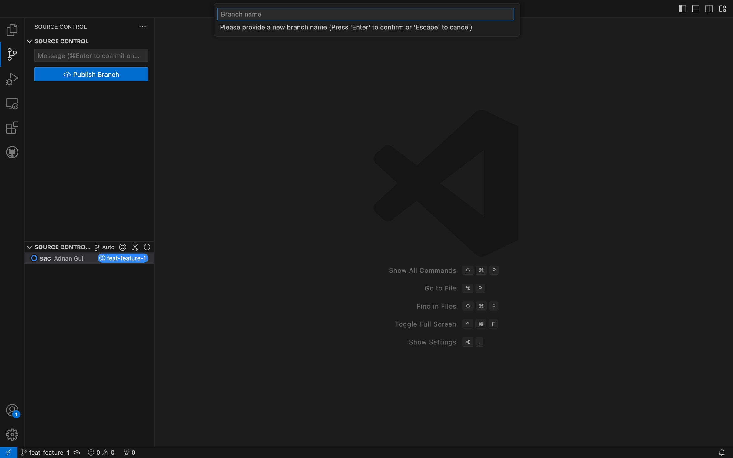 The image size is (733, 458). What do you see at coordinates (368, 29) in the screenshot?
I see `branch message` at bounding box center [368, 29].